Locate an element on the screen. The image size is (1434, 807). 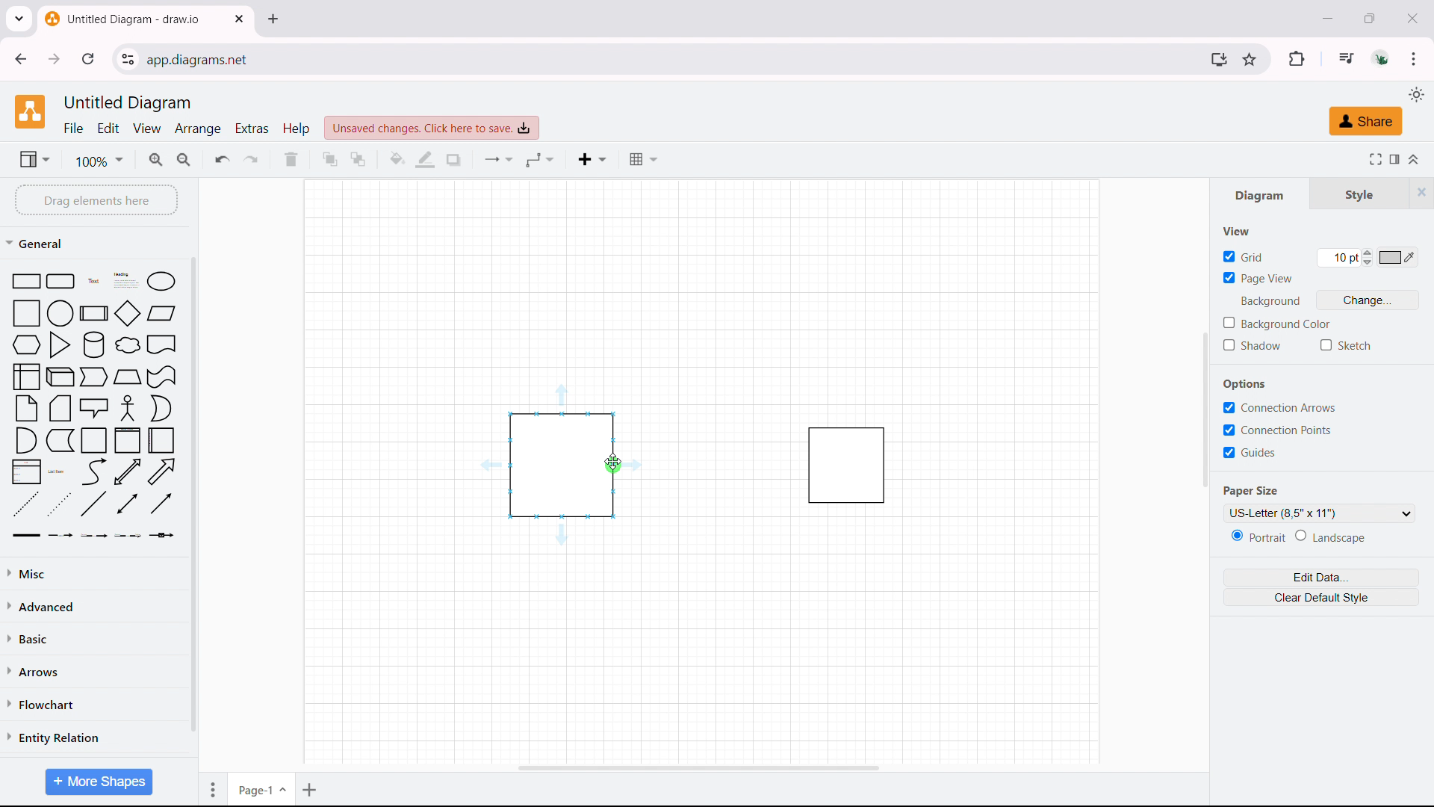
paper size is located at coordinates (1317, 512).